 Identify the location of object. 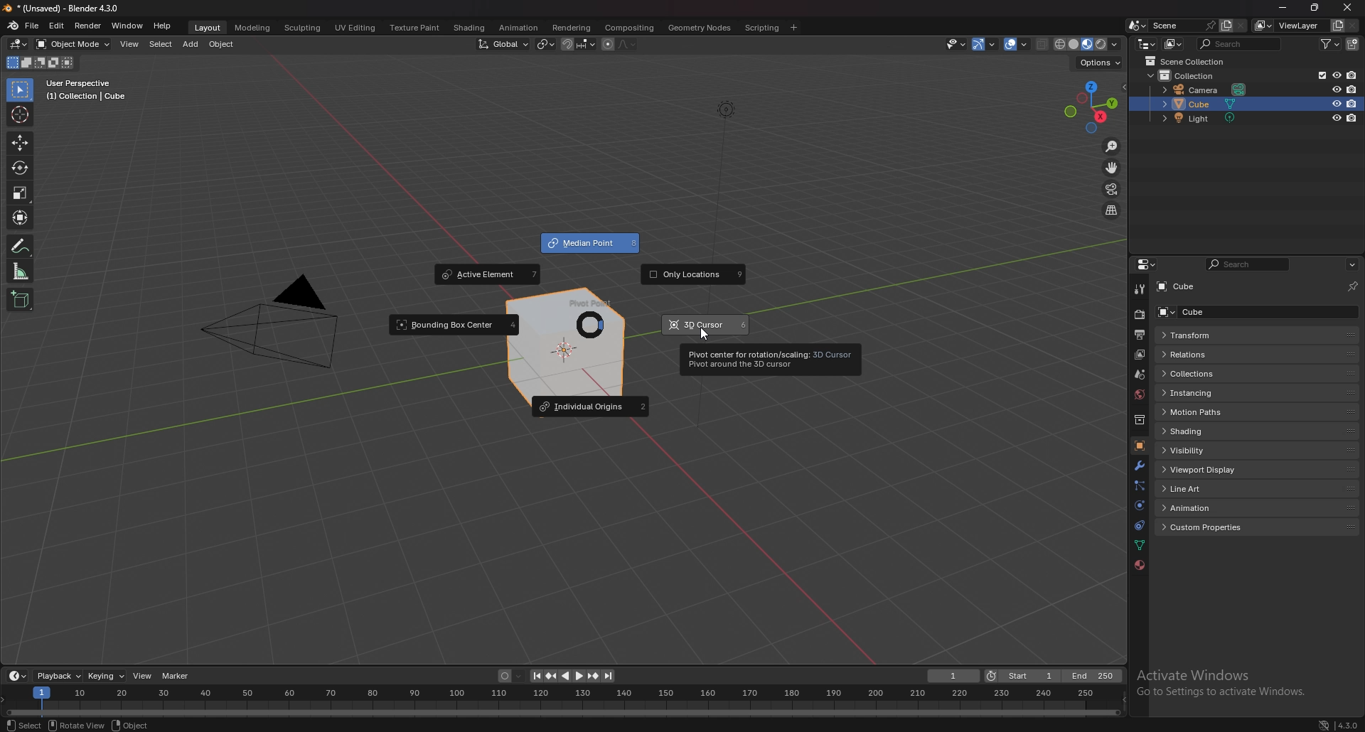
(222, 44).